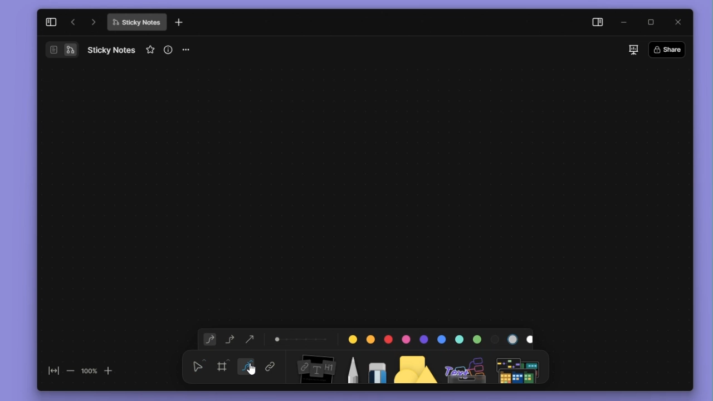  What do you see at coordinates (179, 23) in the screenshot?
I see `new tab` at bounding box center [179, 23].